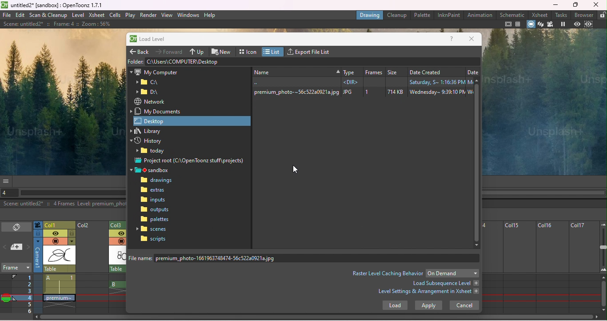 This screenshot has height=321, width=607. I want to click on View, so click(167, 15).